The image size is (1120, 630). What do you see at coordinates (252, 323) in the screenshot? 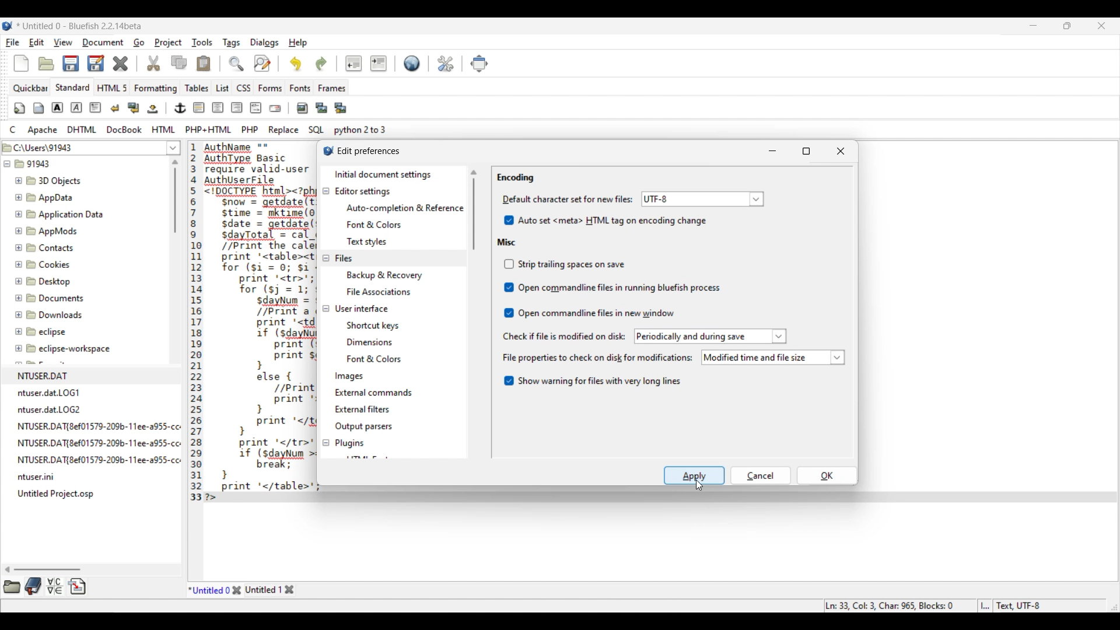
I see `Current code` at bounding box center [252, 323].